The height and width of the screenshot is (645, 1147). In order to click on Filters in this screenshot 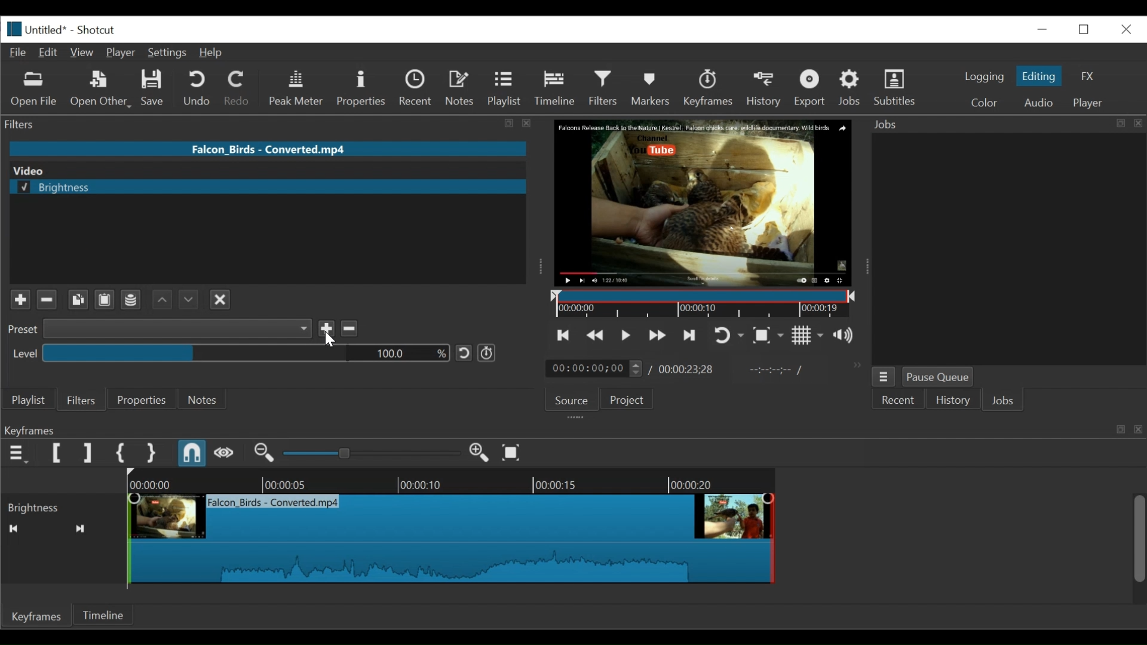, I will do `click(83, 399)`.